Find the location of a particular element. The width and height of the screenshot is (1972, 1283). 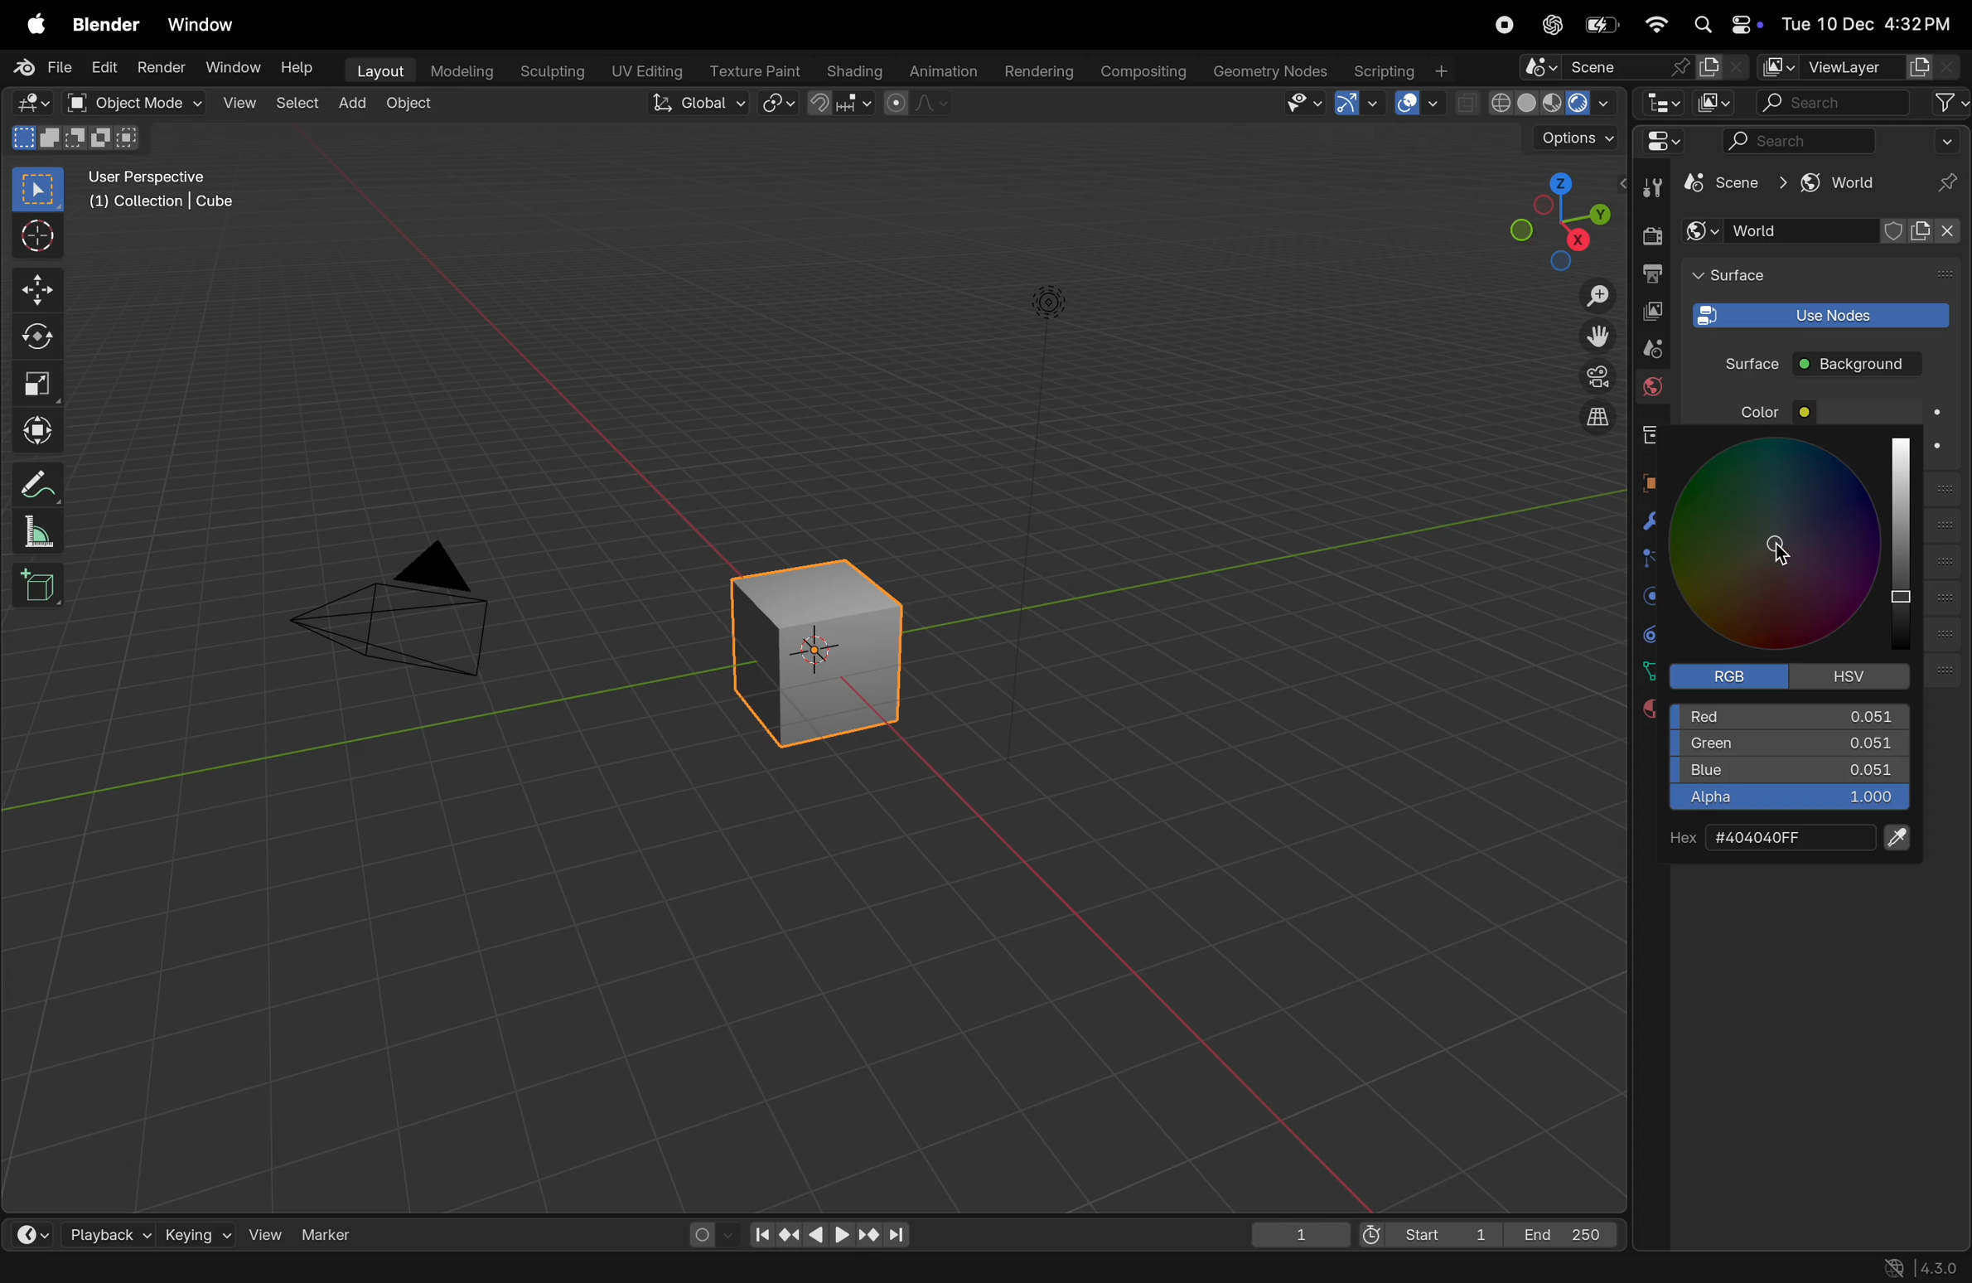

scene is located at coordinates (1632, 65).